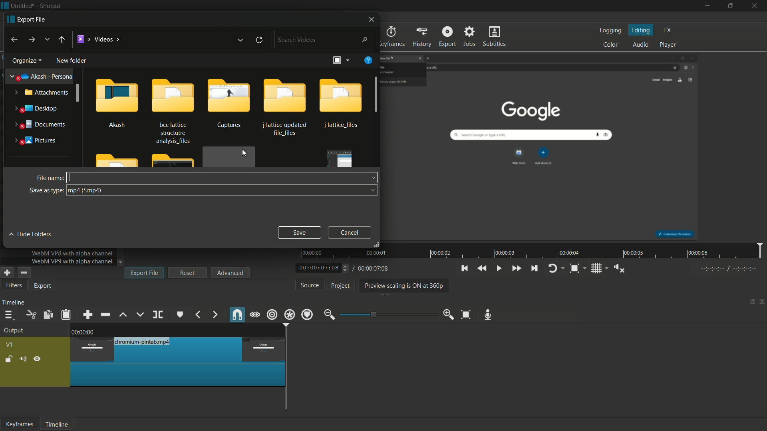  What do you see at coordinates (23, 273) in the screenshot?
I see `remove` at bounding box center [23, 273].